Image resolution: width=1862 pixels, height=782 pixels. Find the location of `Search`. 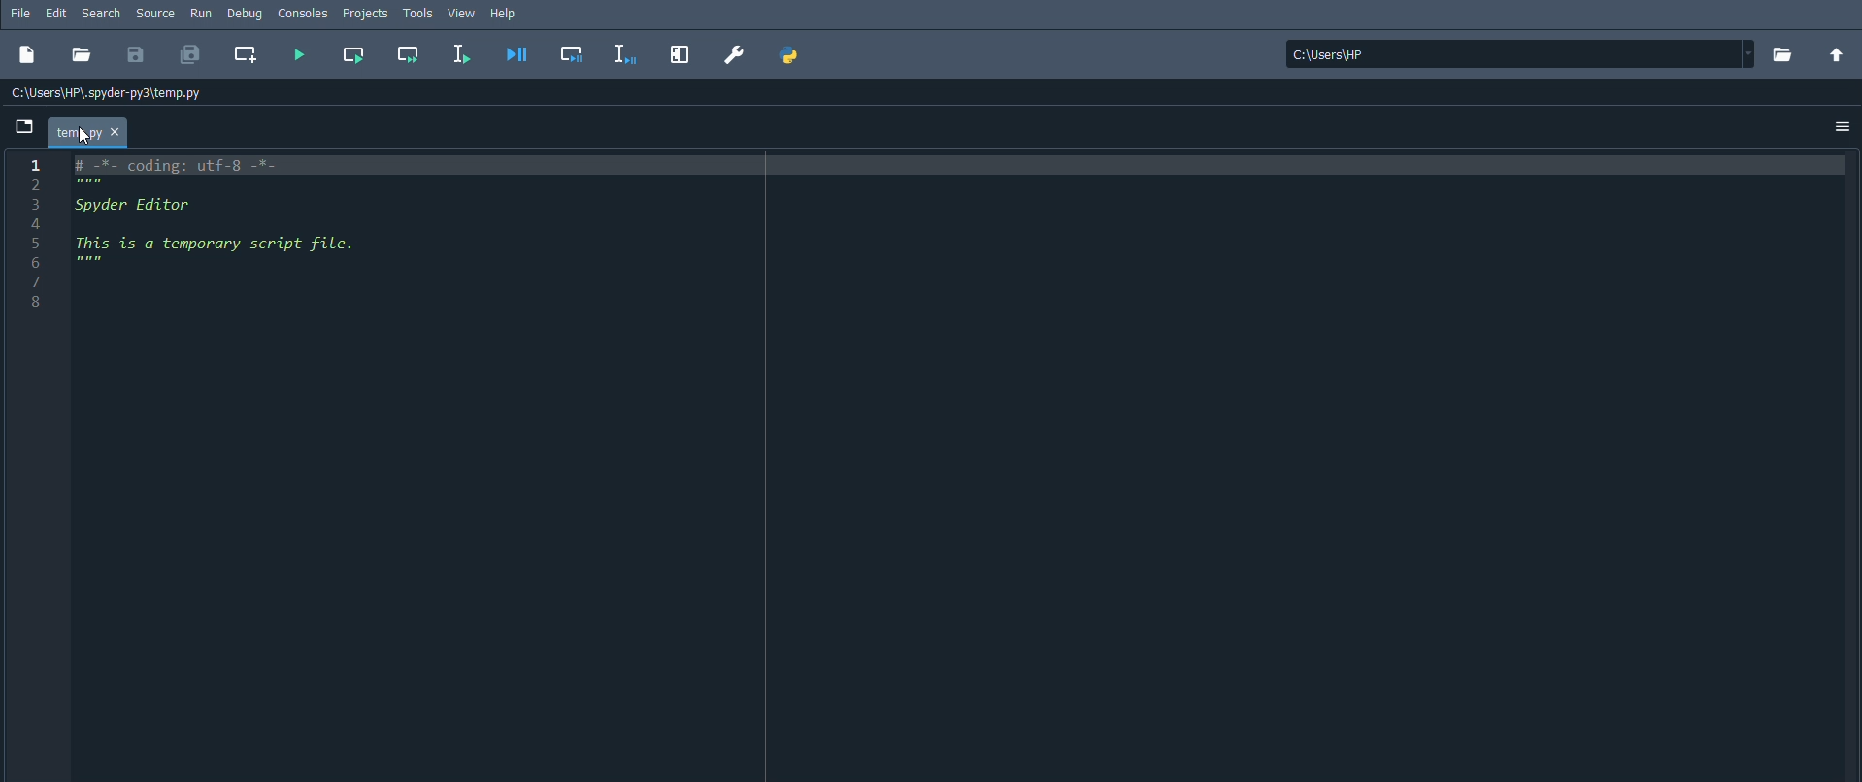

Search is located at coordinates (101, 14).